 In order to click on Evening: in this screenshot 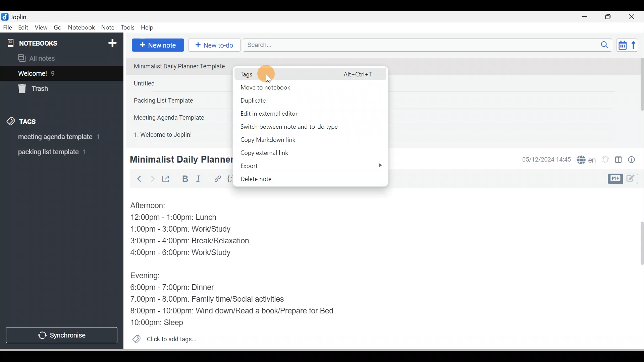, I will do `click(150, 277)`.